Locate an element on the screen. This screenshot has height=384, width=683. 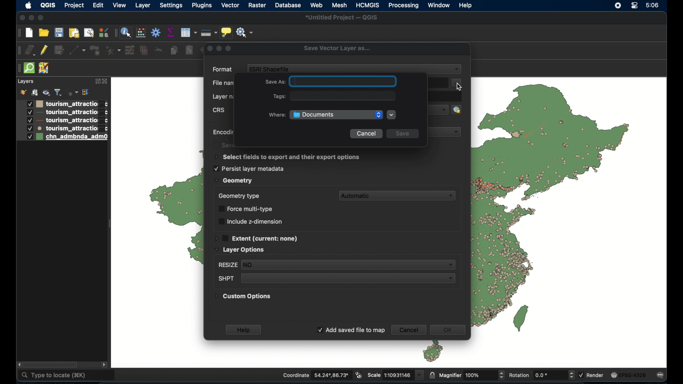
filename more options is located at coordinates (457, 83).